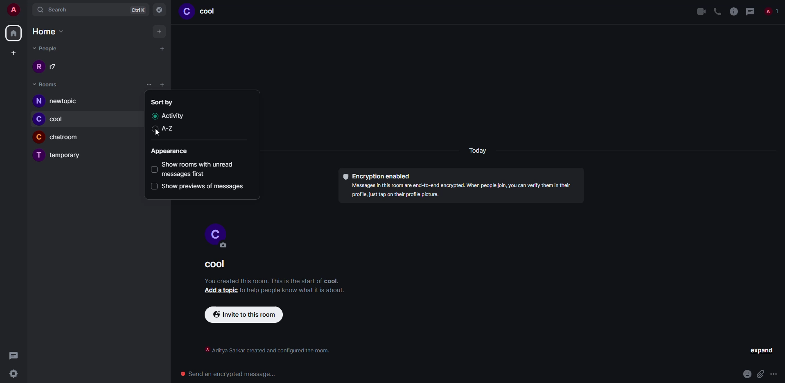 This screenshot has height=383, width=785. I want to click on show rooms with unread first, so click(202, 167).